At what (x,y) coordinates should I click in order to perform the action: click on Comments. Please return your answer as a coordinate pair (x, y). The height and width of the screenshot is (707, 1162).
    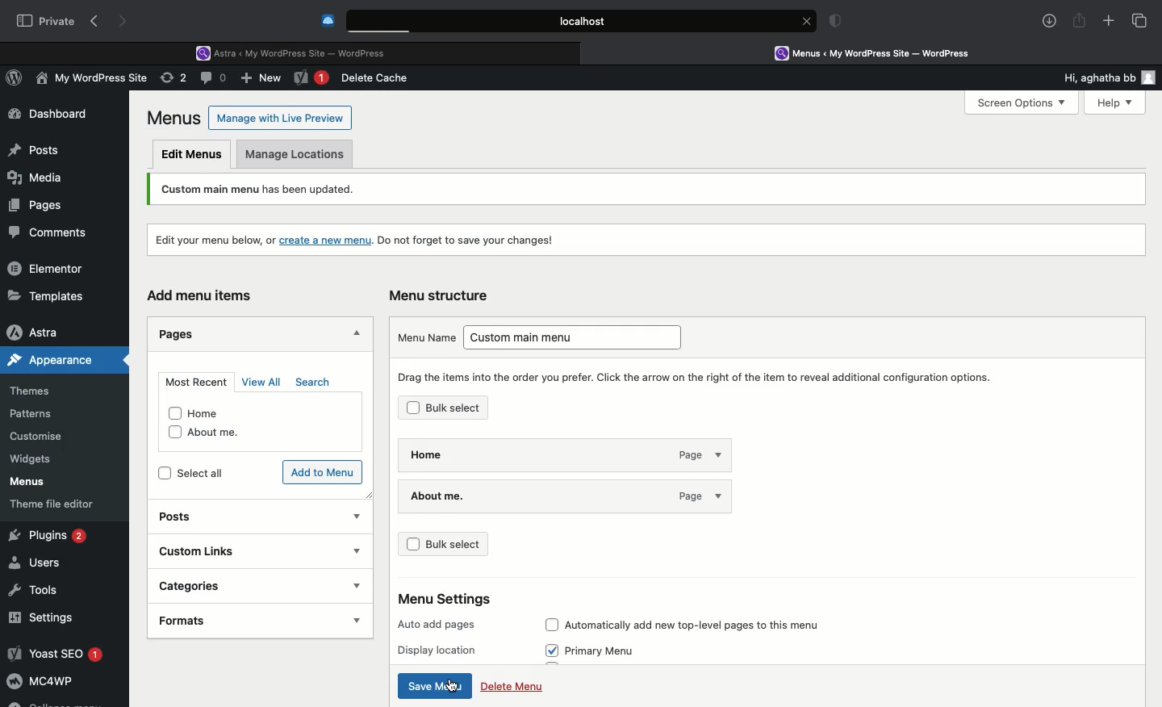
    Looking at the image, I should click on (55, 233).